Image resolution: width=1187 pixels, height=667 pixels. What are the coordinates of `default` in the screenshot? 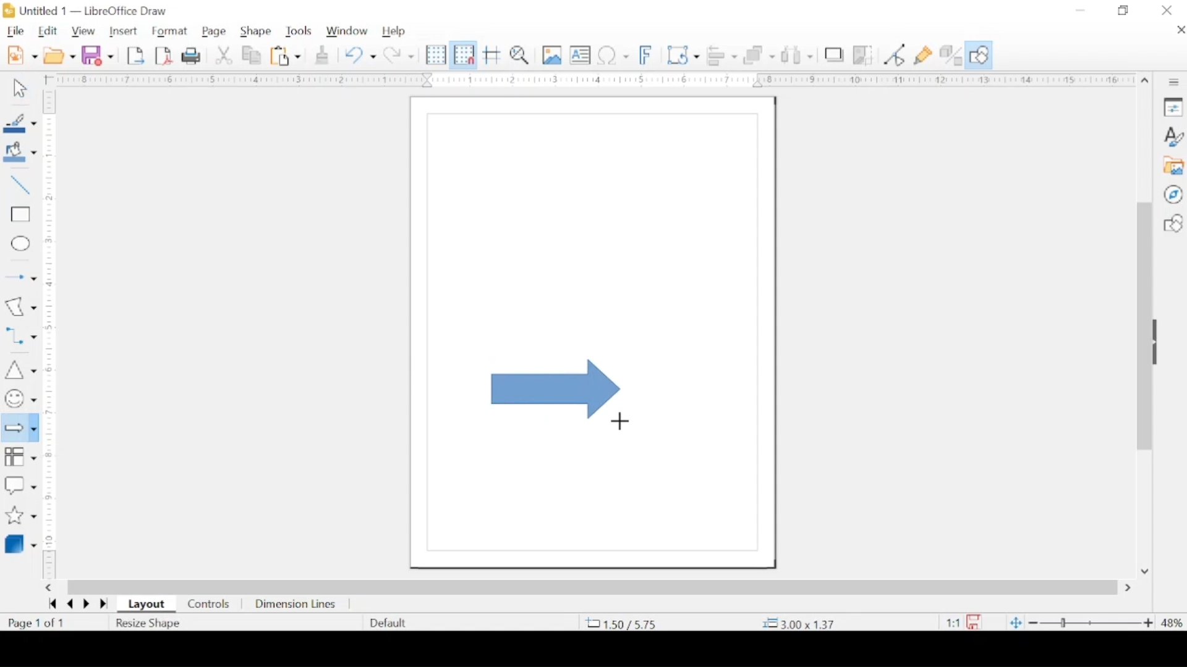 It's located at (389, 623).